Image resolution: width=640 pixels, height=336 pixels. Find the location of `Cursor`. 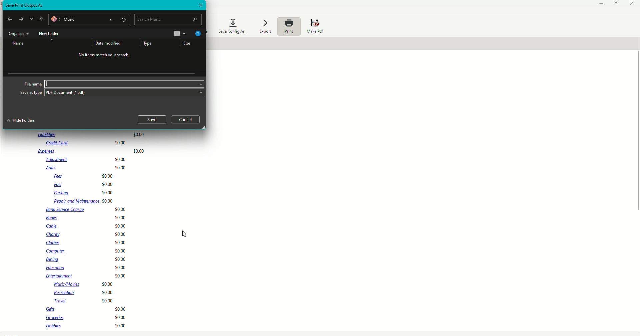

Cursor is located at coordinates (184, 234).